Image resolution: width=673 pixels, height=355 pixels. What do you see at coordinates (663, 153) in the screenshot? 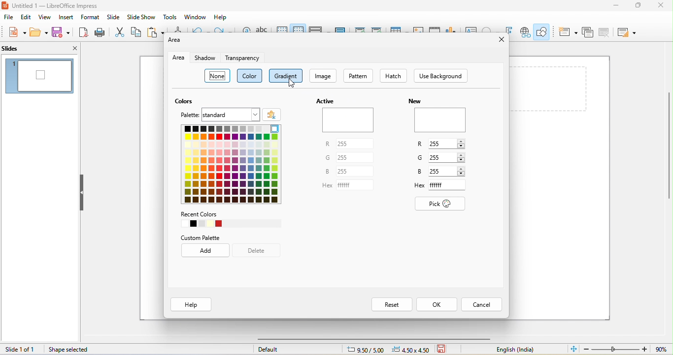
I see `vertical scroll` at bounding box center [663, 153].